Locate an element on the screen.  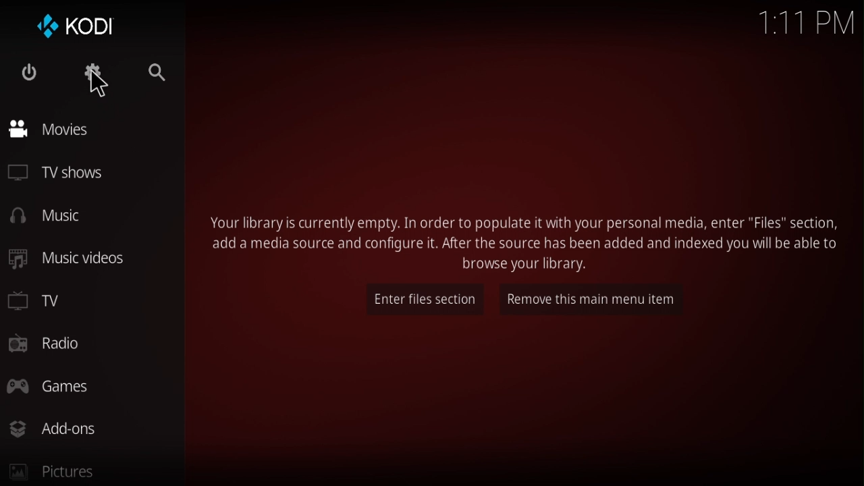
games is located at coordinates (52, 385).